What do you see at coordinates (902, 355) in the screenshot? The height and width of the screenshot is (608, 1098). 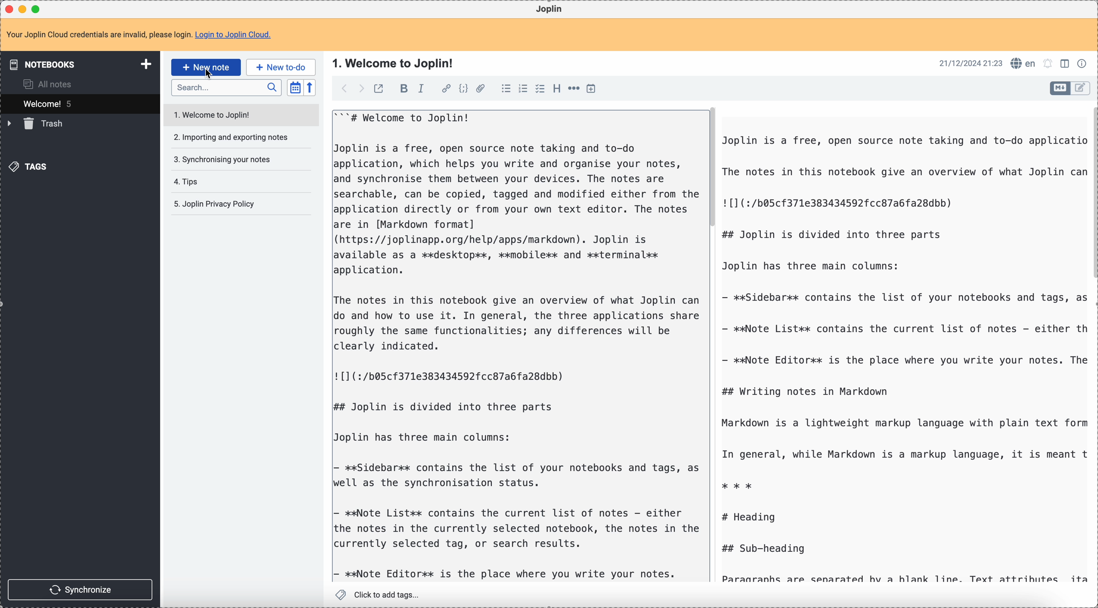 I see `body text` at bounding box center [902, 355].